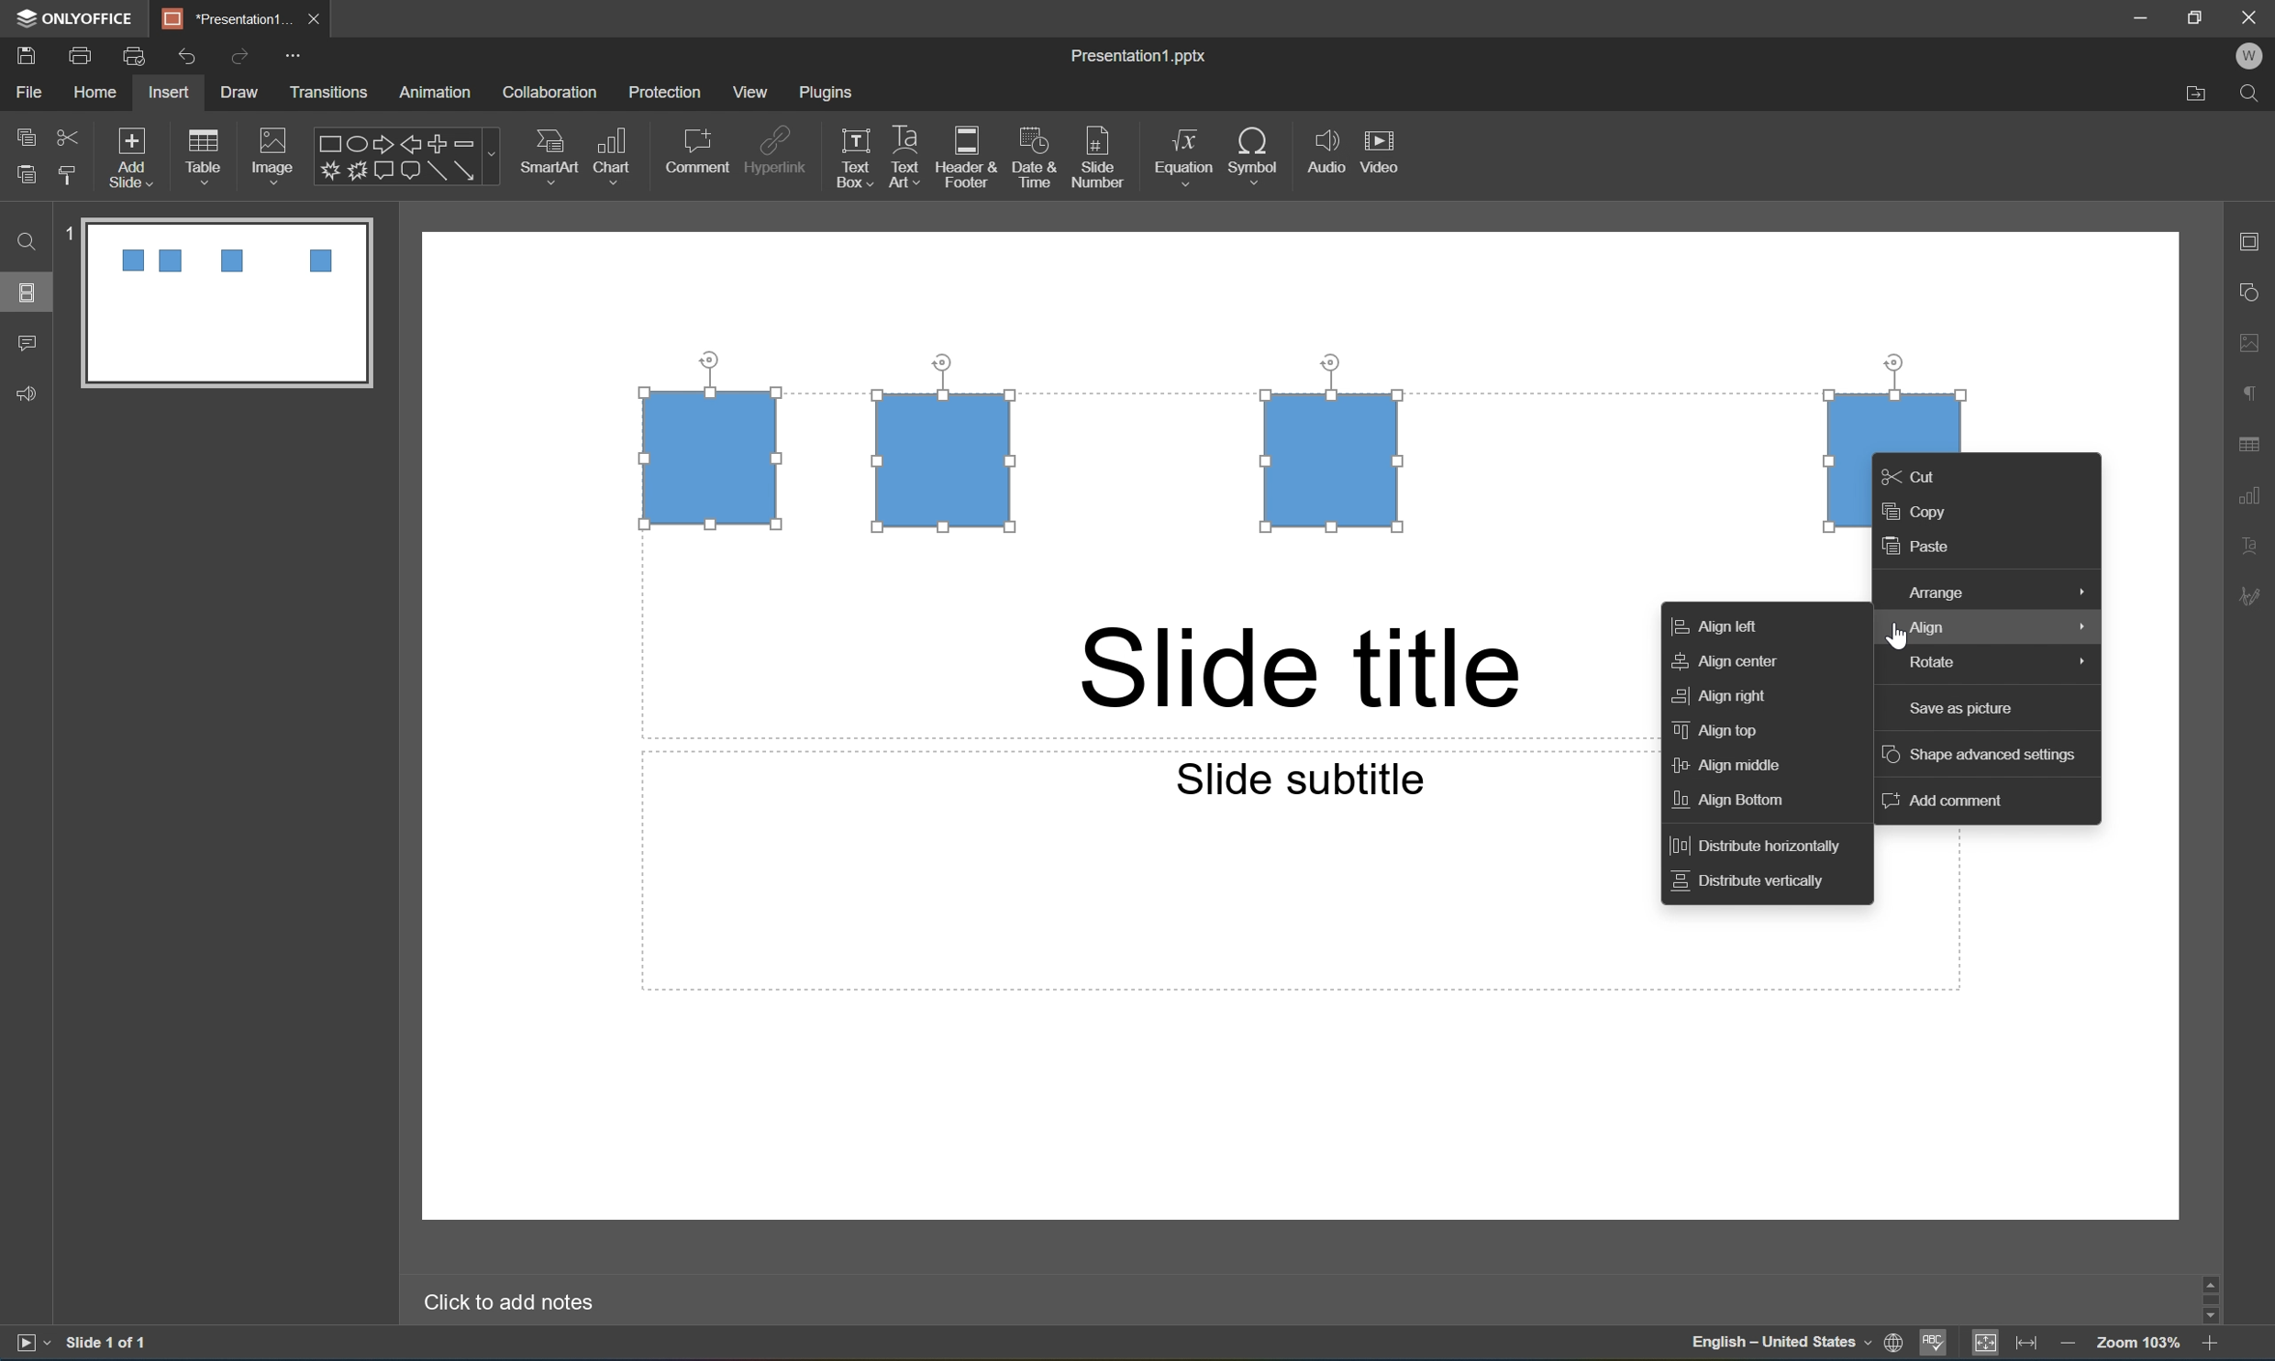  Describe the element at coordinates (211, 151) in the screenshot. I see `table` at that location.